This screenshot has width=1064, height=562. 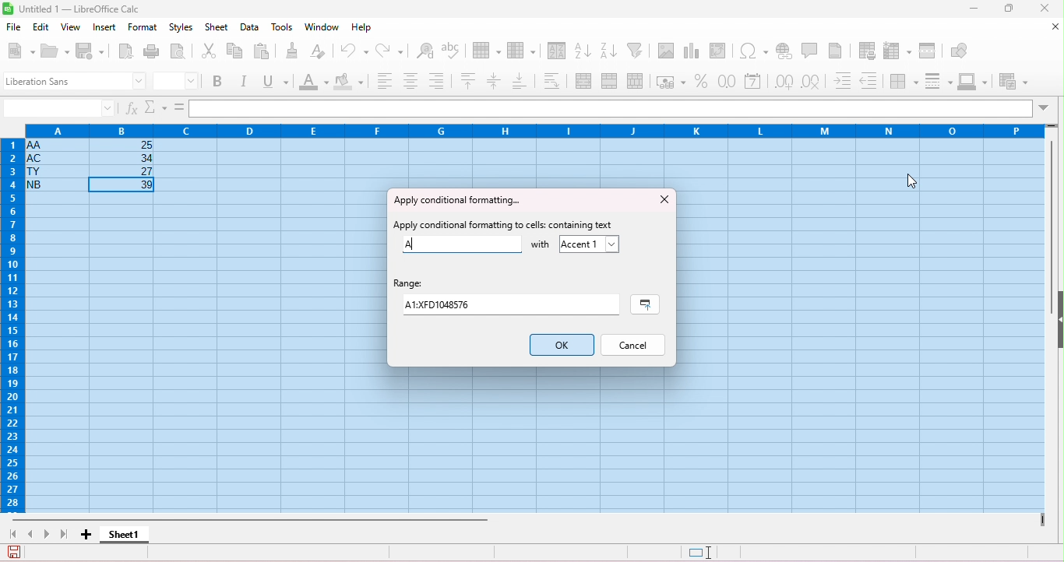 What do you see at coordinates (812, 50) in the screenshot?
I see `insert comment` at bounding box center [812, 50].